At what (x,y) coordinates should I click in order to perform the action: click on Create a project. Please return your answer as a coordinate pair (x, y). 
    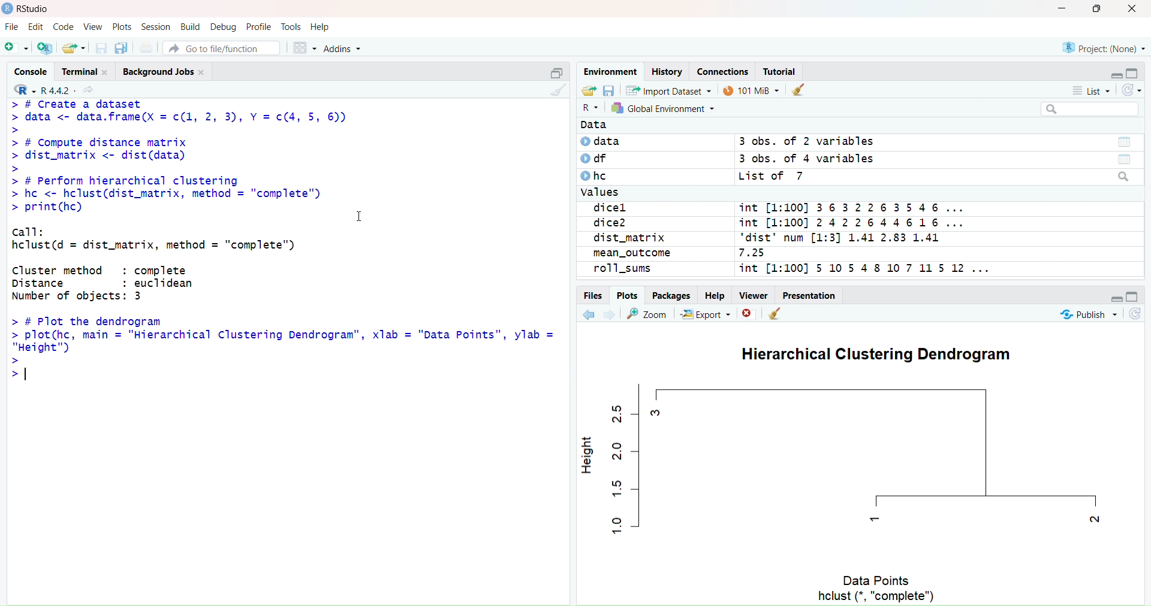
    Looking at the image, I should click on (47, 47).